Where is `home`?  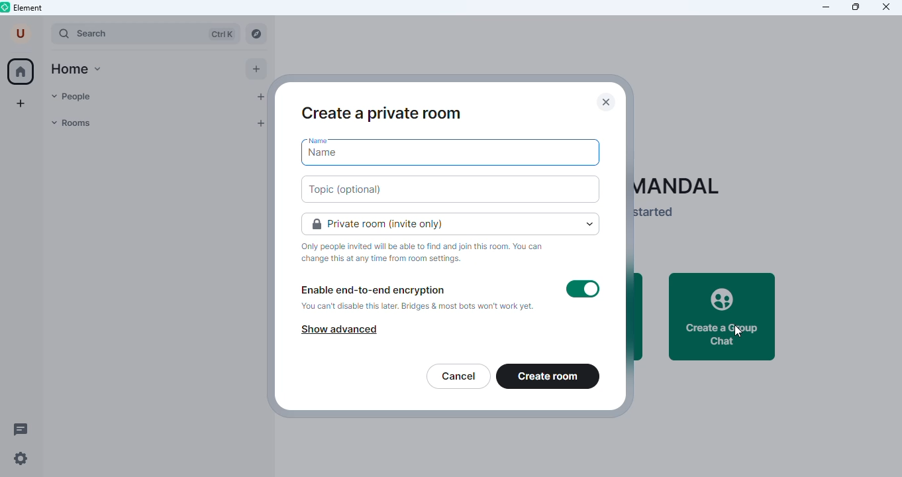 home is located at coordinates (21, 72).